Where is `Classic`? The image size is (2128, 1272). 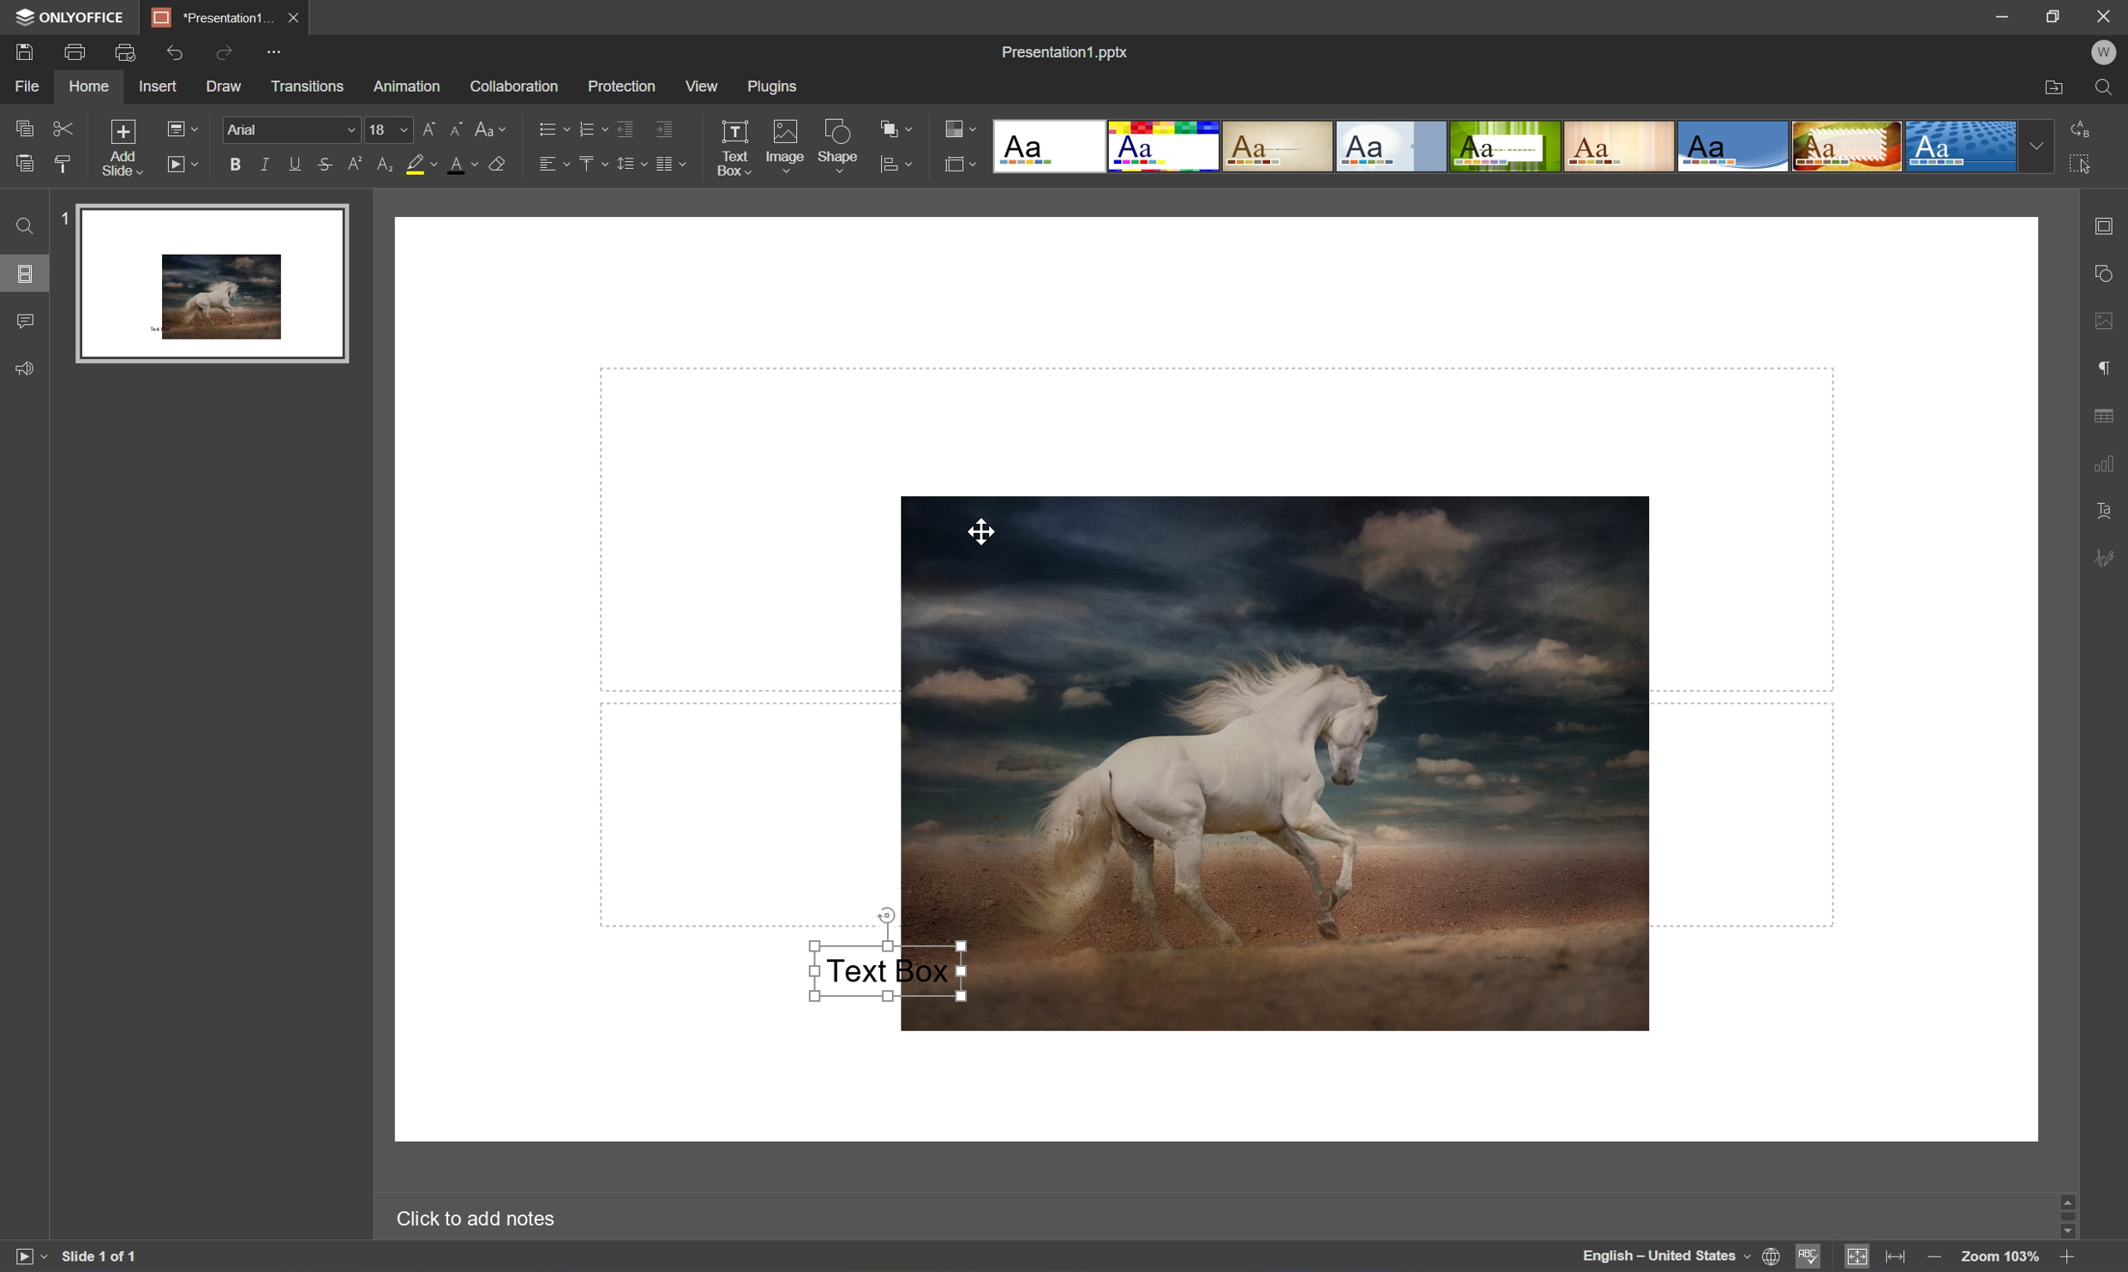
Classic is located at coordinates (1280, 147).